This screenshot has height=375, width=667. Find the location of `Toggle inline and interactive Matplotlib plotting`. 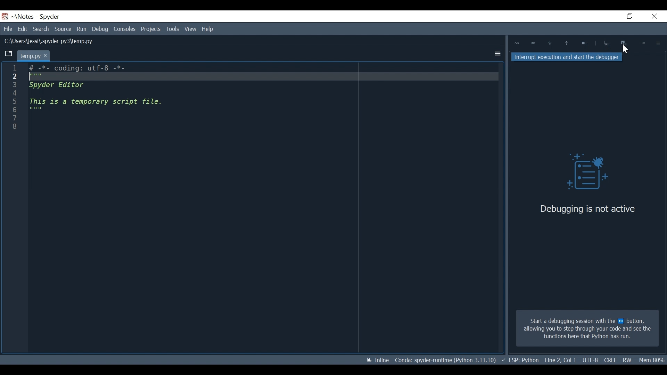

Toggle inline and interactive Matplotlib plotting is located at coordinates (378, 360).